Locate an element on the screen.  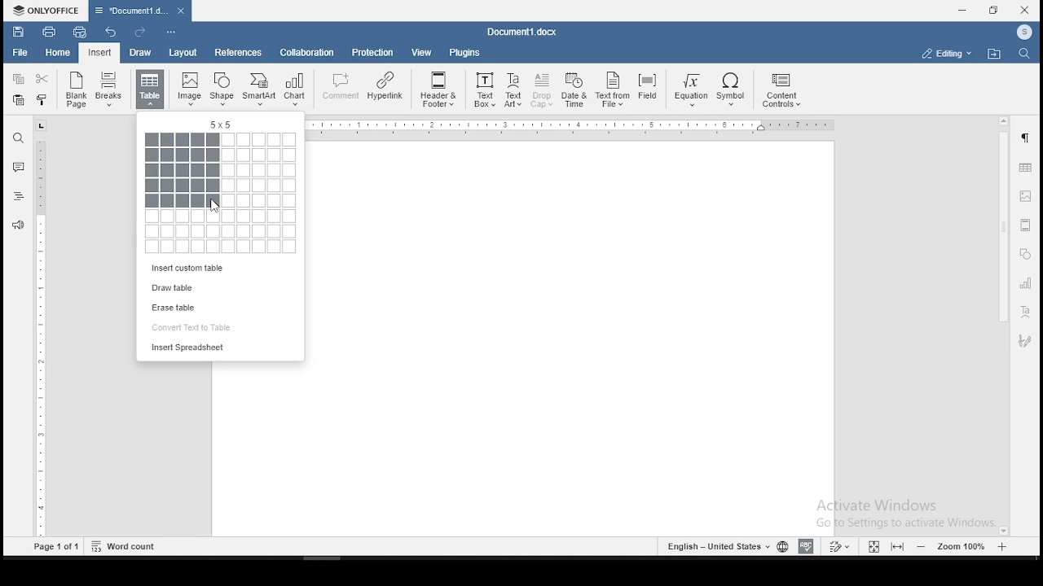
languages is located at coordinates (724, 545).